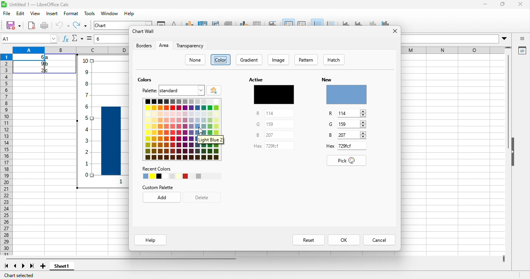 Image resolution: width=530 pixels, height=279 pixels. I want to click on G, so click(256, 124).